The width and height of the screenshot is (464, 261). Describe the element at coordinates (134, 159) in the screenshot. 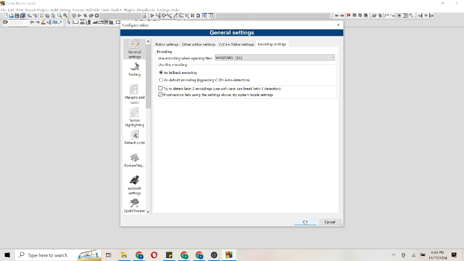

I see `Fortran project` at that location.